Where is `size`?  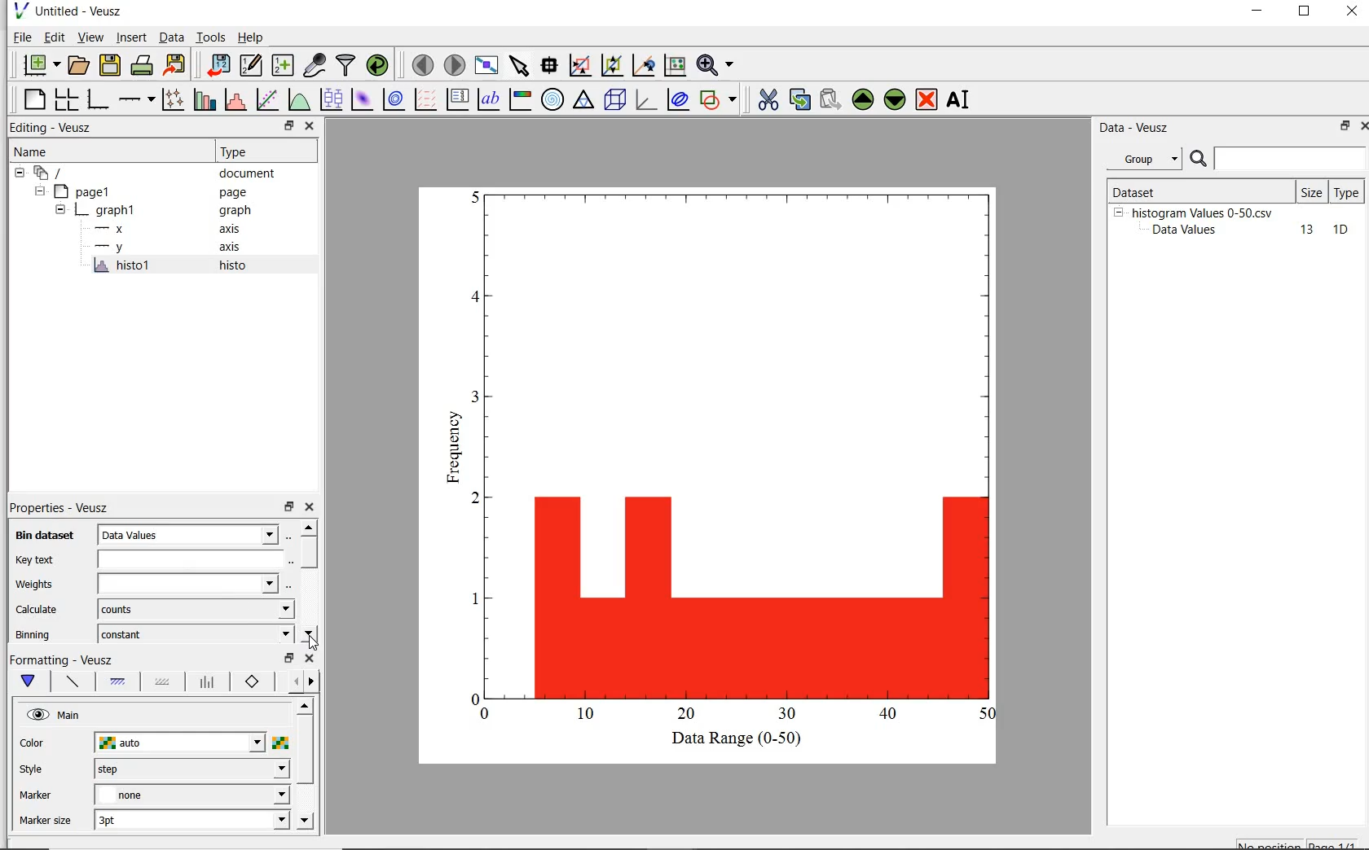 size is located at coordinates (1311, 192).